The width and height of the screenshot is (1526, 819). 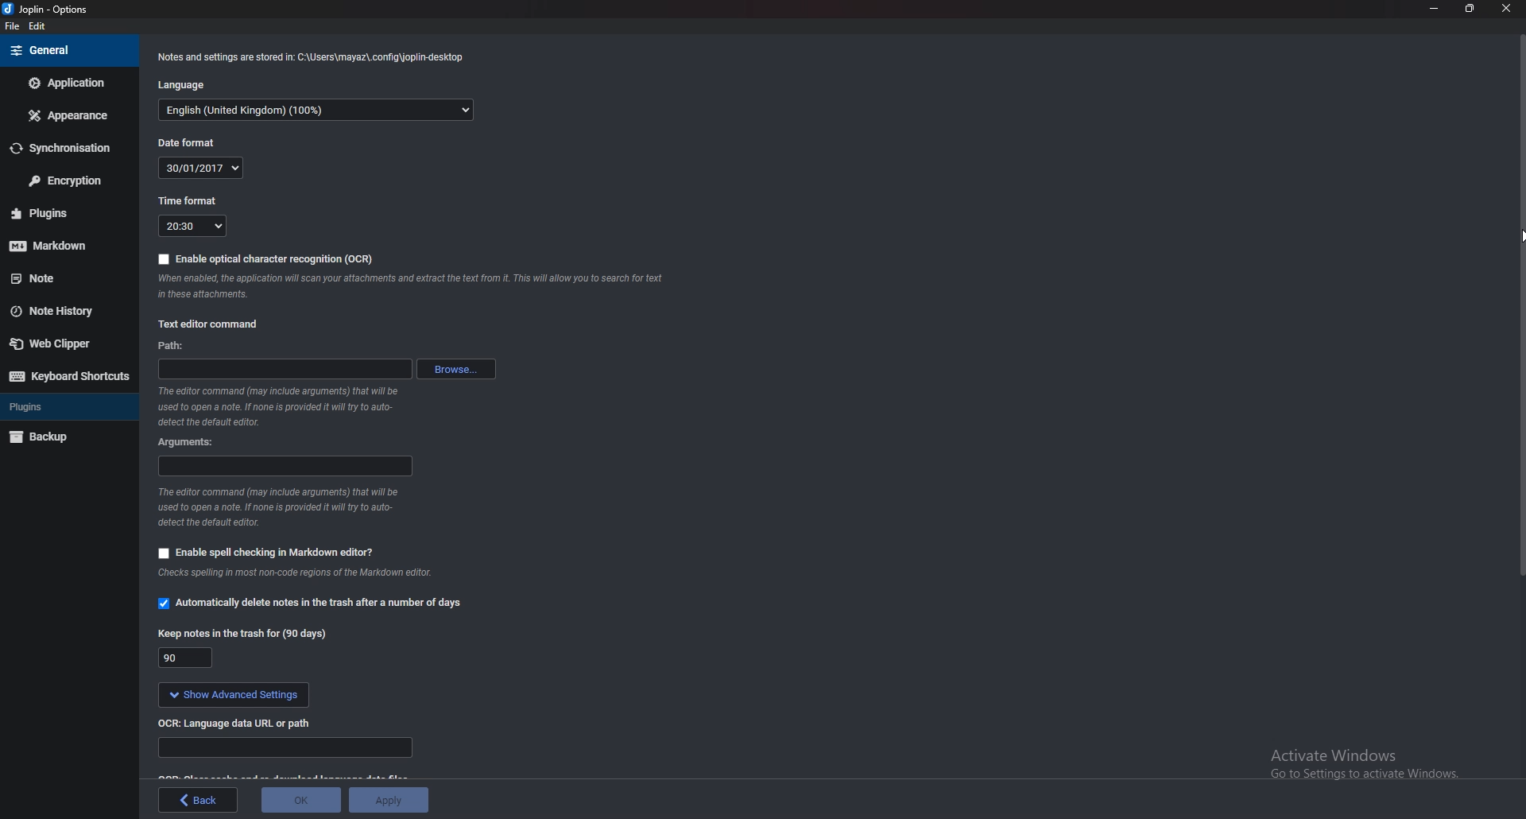 What do you see at coordinates (69, 438) in the screenshot?
I see `Back up` at bounding box center [69, 438].